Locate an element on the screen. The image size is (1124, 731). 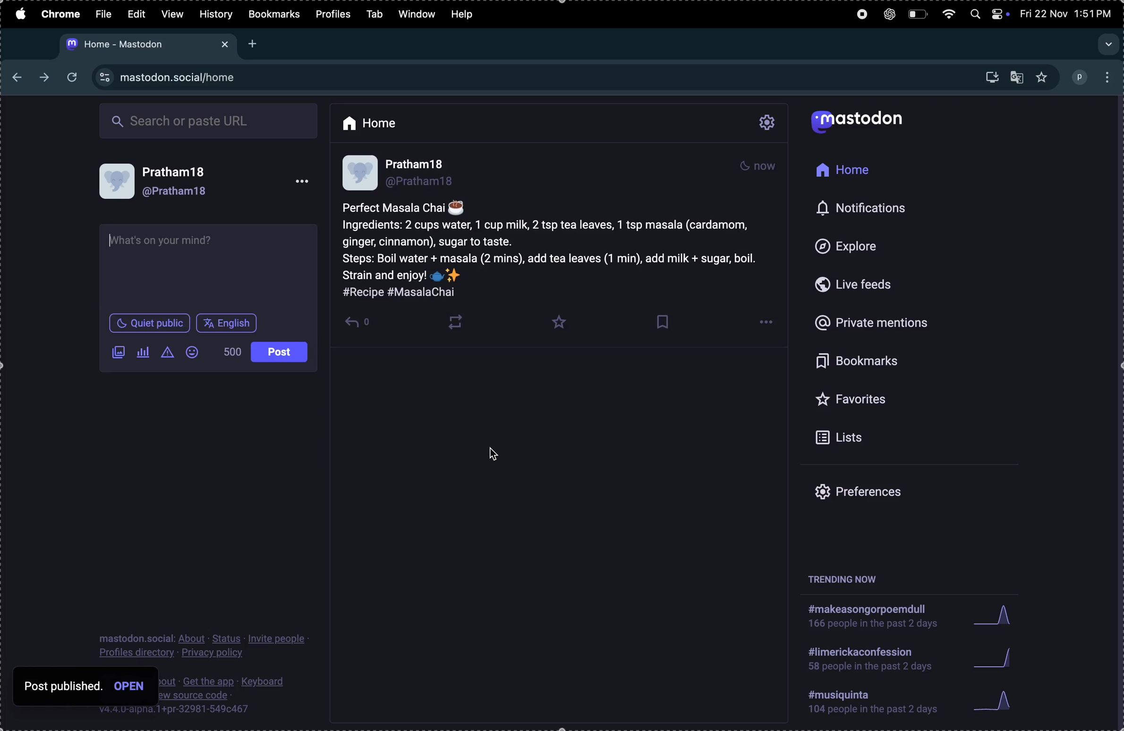
history is located at coordinates (217, 14).